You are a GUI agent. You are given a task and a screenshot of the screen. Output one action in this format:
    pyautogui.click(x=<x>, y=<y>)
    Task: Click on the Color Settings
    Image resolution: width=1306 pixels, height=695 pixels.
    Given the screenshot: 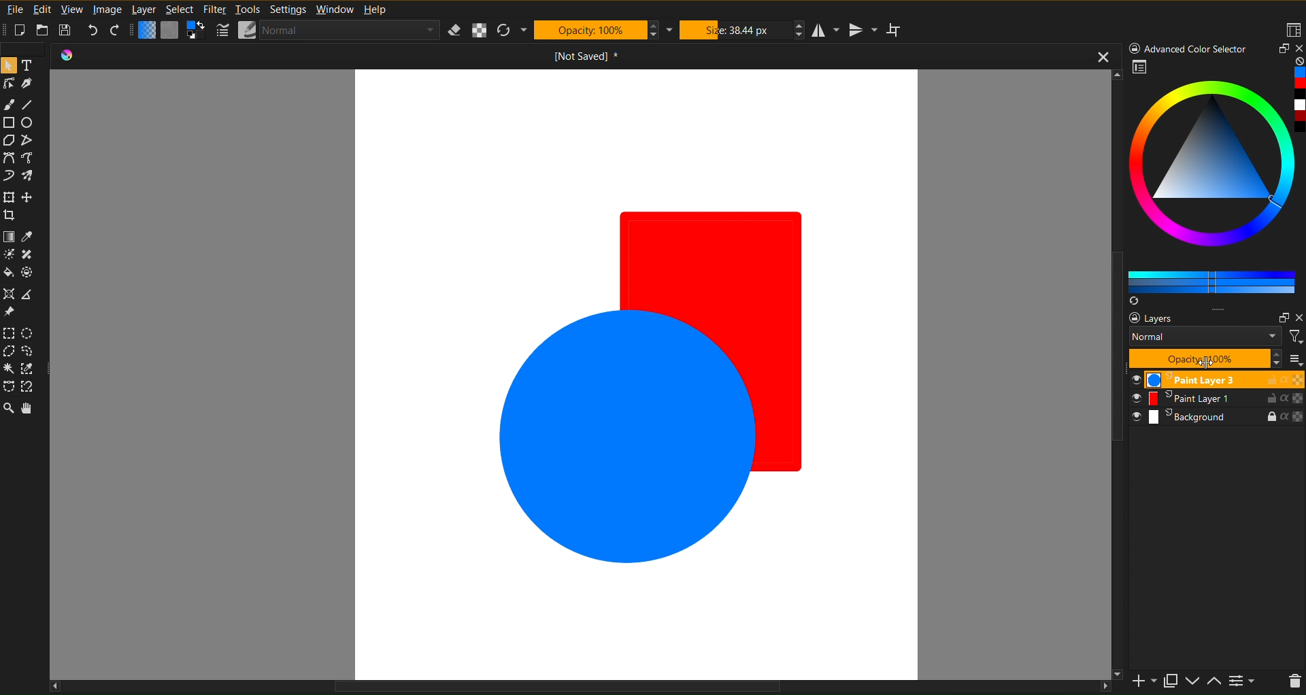 What is the action you would take?
    pyautogui.click(x=171, y=33)
    